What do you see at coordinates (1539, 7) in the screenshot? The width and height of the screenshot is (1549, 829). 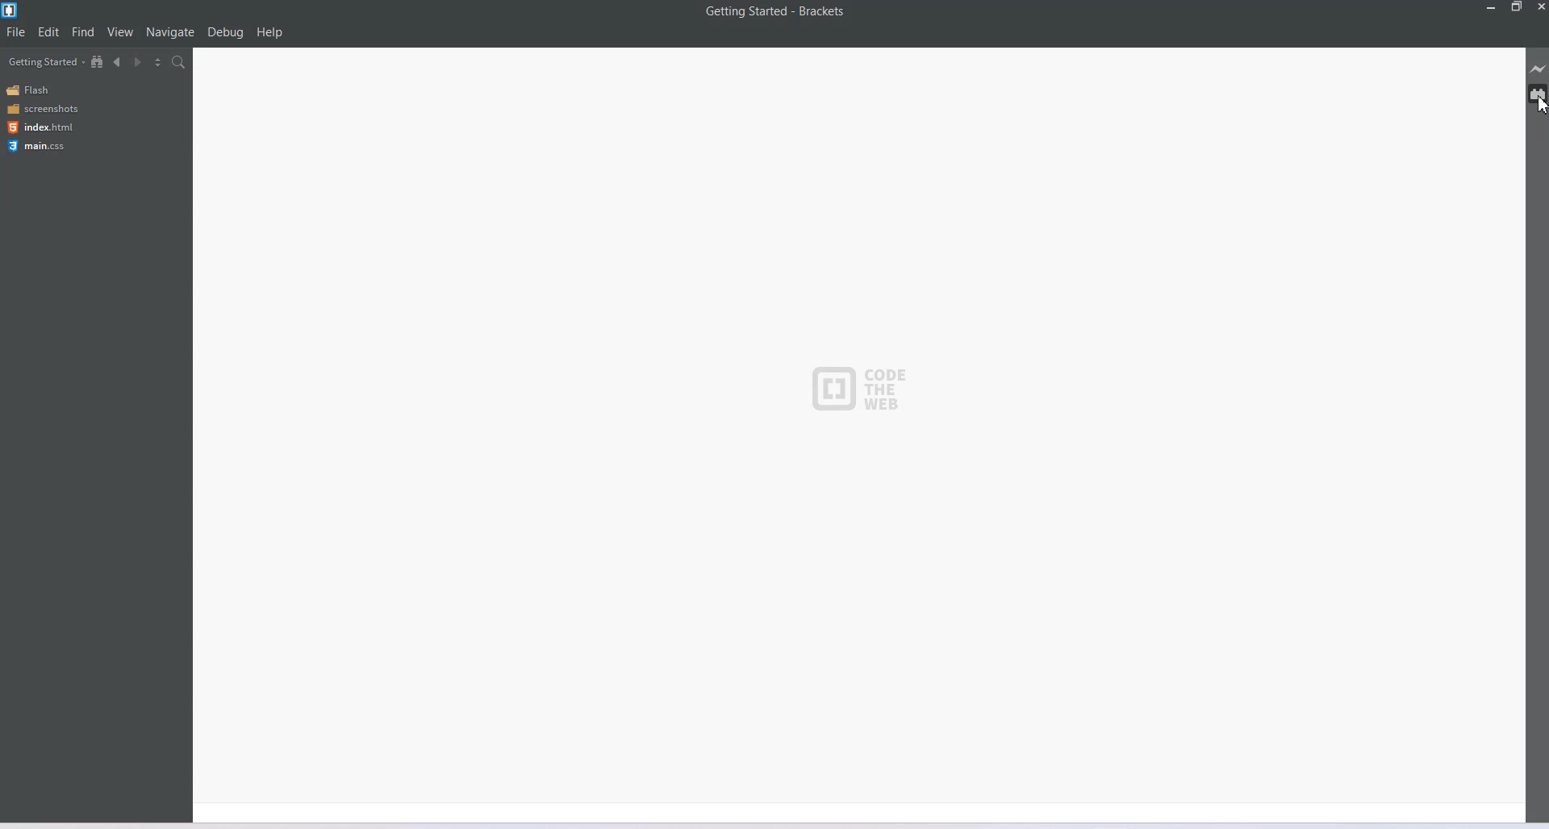 I see `Close` at bounding box center [1539, 7].